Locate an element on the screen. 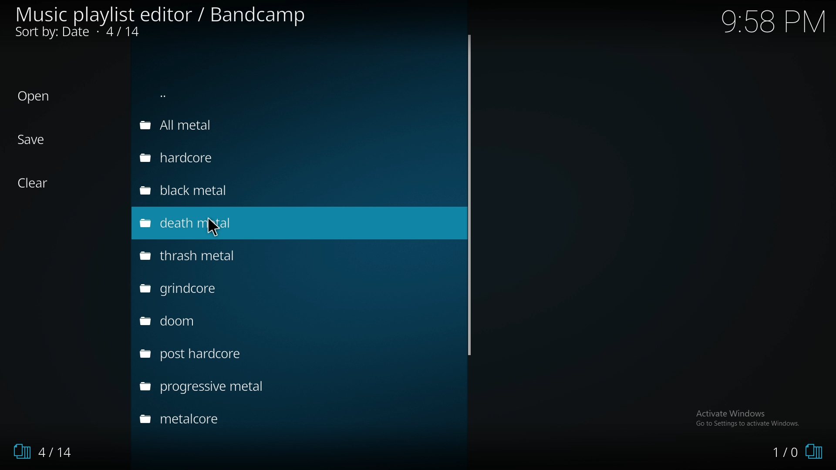 This screenshot has width=836, height=470. music genre is located at coordinates (213, 352).